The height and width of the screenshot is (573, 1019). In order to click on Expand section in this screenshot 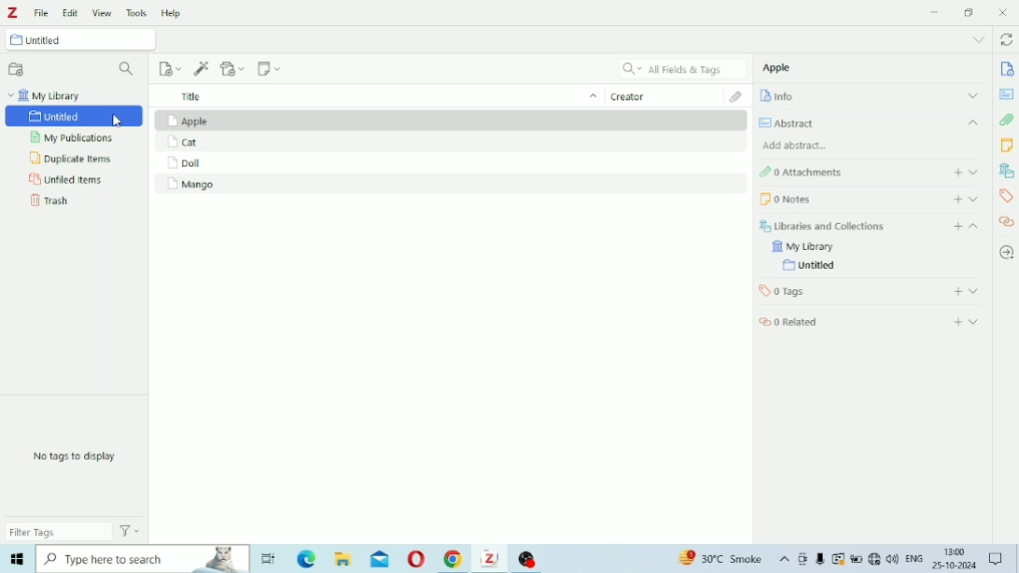, I will do `click(973, 322)`.